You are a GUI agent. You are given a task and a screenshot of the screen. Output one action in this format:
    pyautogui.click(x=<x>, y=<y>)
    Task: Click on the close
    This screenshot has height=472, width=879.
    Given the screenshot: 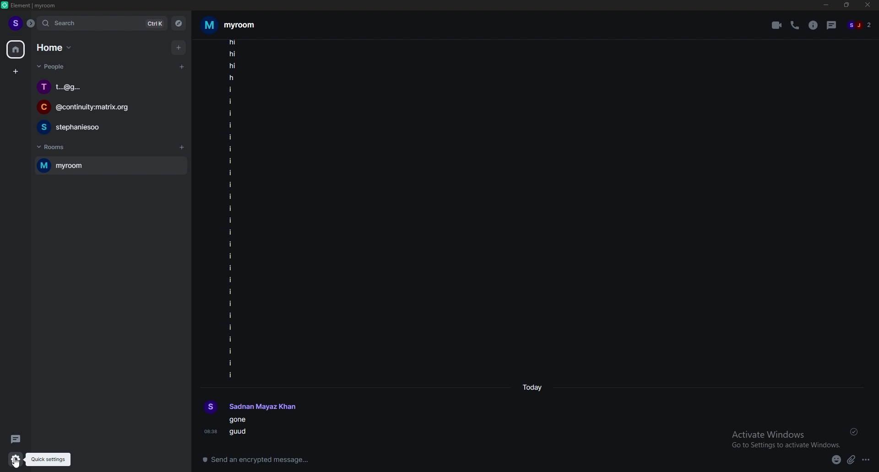 What is the action you would take?
    pyautogui.click(x=867, y=6)
    